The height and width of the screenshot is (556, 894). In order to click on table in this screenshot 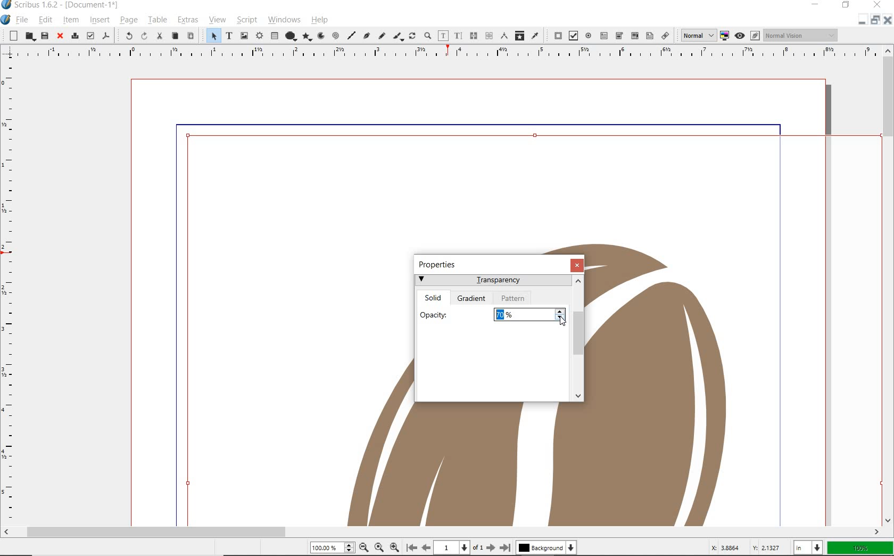, I will do `click(274, 37)`.